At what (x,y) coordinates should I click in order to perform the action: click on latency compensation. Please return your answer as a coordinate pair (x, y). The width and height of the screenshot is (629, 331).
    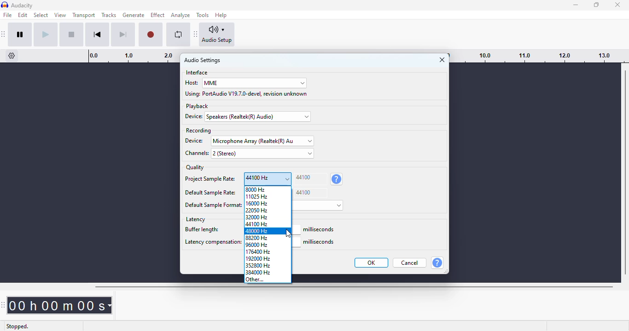
    Looking at the image, I should click on (212, 243).